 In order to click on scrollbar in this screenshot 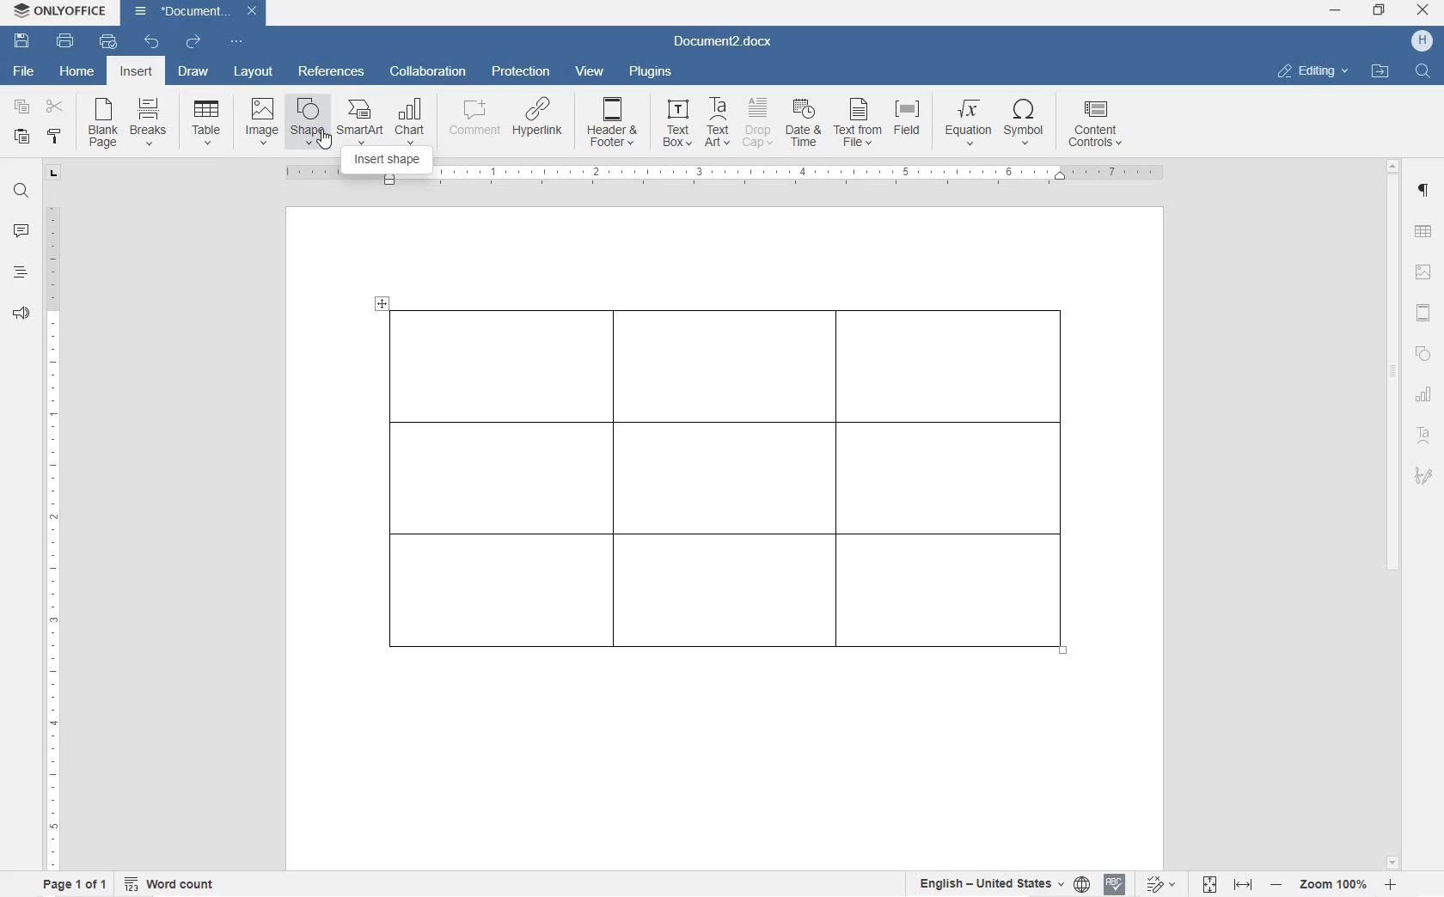, I will do `click(1393, 513)`.